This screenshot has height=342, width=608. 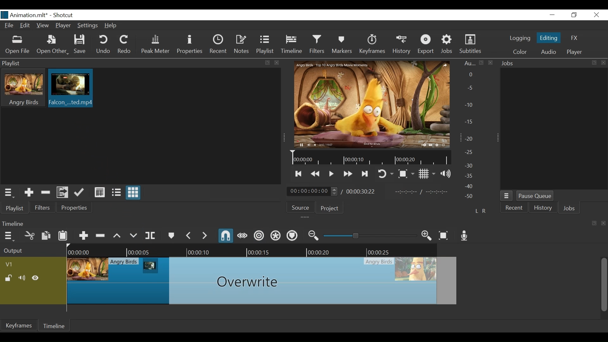 I want to click on L R, so click(x=480, y=211).